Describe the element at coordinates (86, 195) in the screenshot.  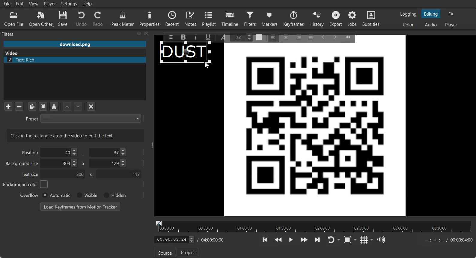
I see `Visible` at that location.